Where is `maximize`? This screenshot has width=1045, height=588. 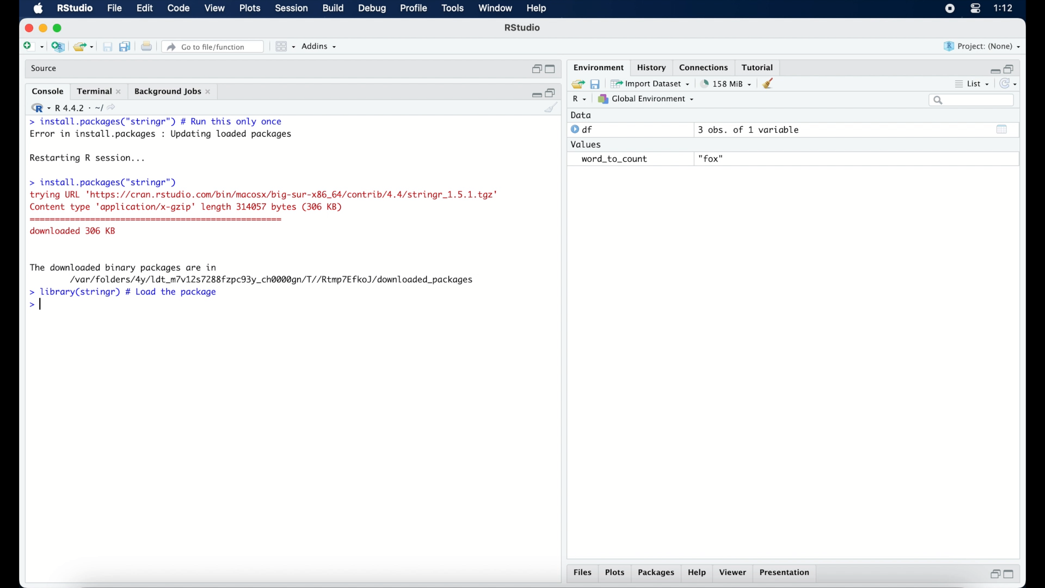 maximize is located at coordinates (552, 70).